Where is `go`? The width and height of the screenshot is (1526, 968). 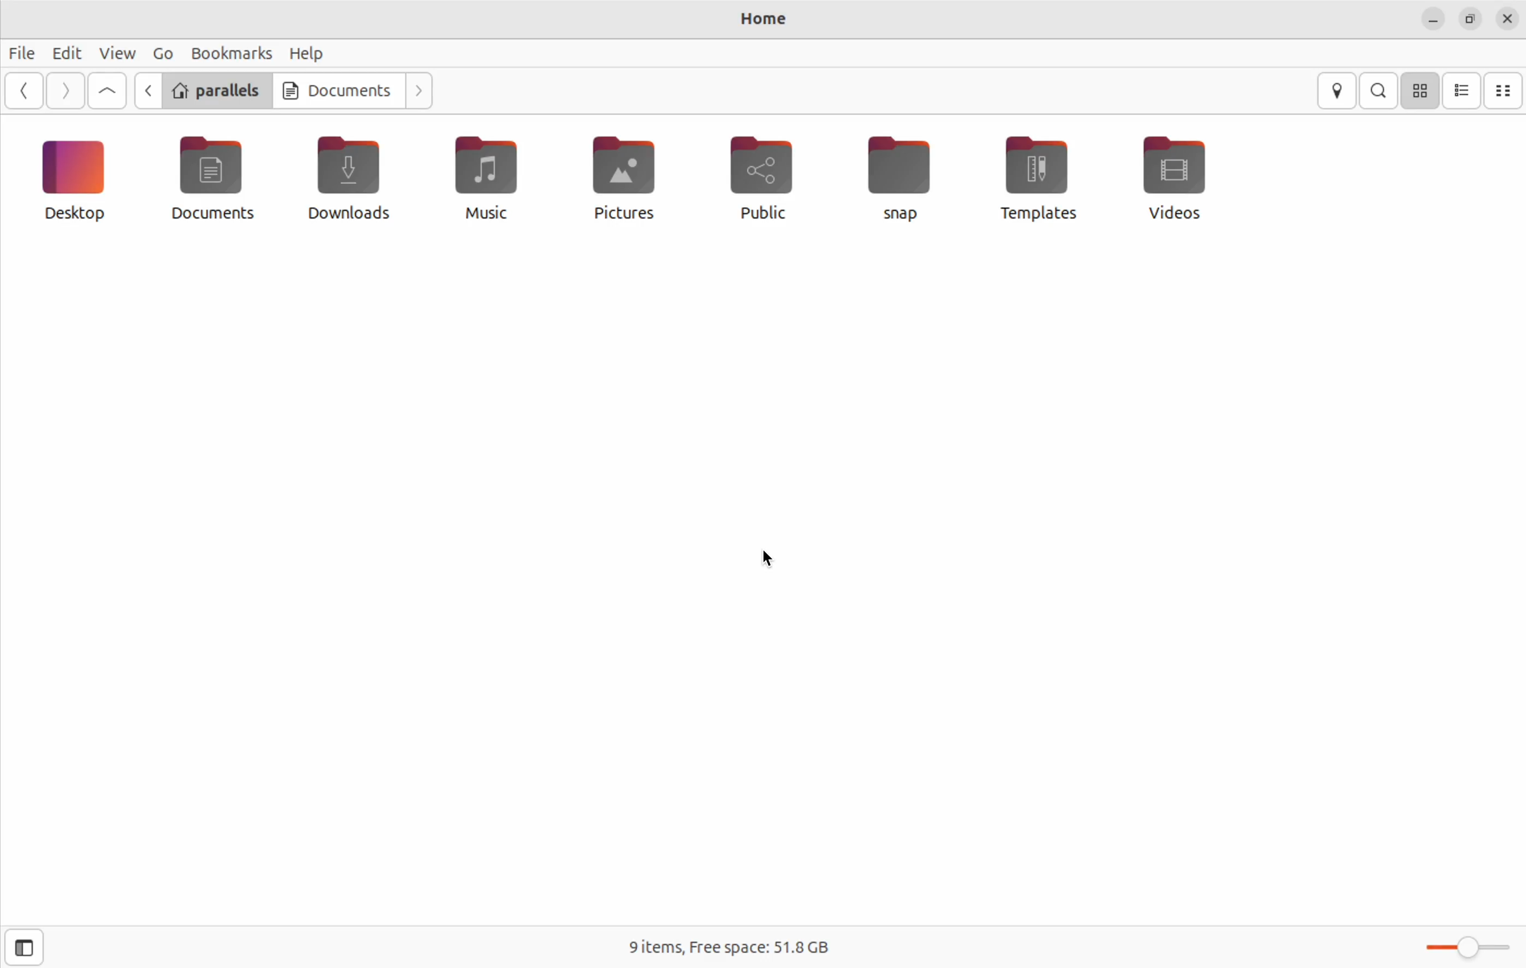
go is located at coordinates (162, 53).